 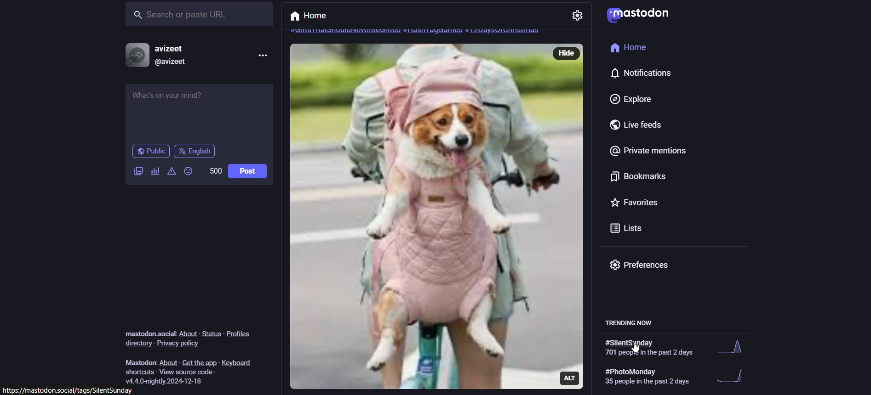 I want to click on https://mastodon.social/tags/SilentSunday, so click(x=72, y=390).